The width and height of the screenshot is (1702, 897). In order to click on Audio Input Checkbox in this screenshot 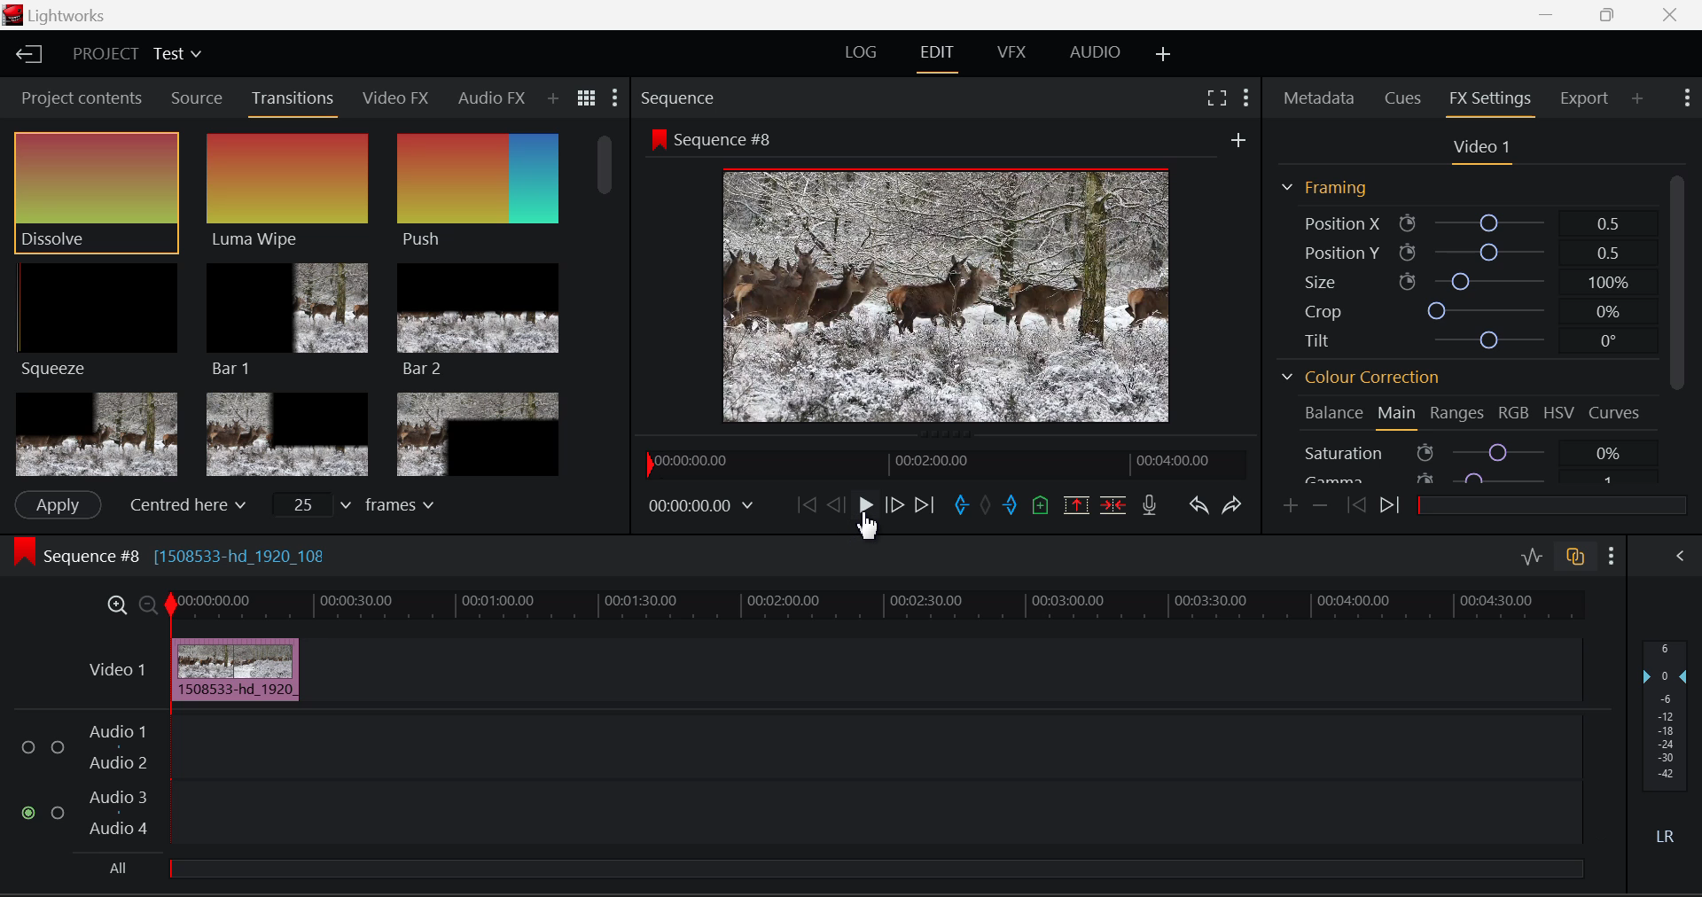, I will do `click(58, 747)`.